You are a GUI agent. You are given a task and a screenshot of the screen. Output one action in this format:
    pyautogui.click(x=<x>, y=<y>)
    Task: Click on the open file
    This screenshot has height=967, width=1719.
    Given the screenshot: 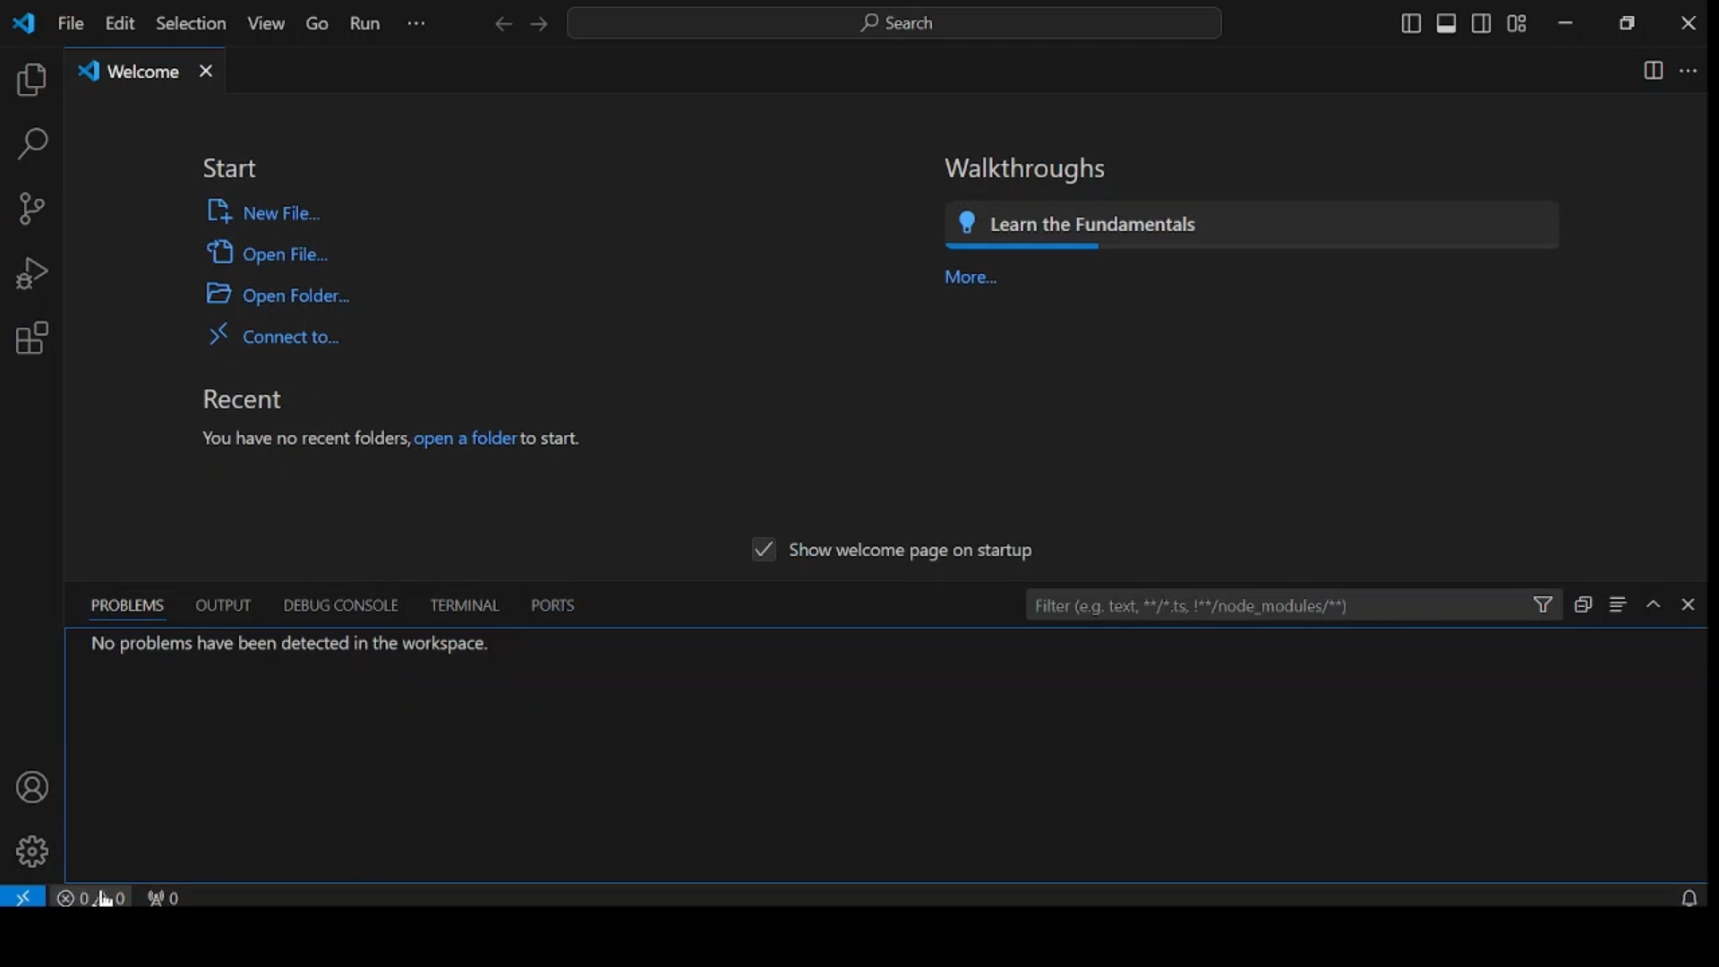 What is the action you would take?
    pyautogui.click(x=271, y=252)
    